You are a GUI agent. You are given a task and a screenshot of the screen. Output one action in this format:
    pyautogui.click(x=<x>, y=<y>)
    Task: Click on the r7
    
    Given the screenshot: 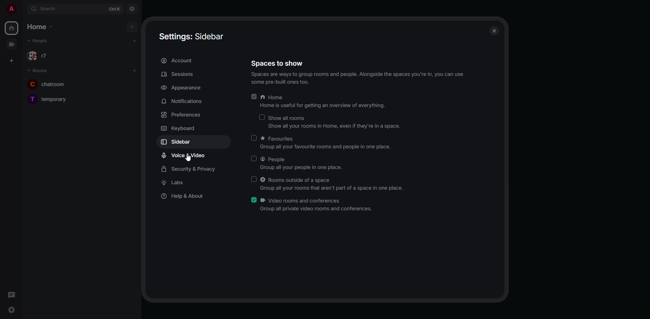 What is the action you would take?
    pyautogui.click(x=37, y=57)
    